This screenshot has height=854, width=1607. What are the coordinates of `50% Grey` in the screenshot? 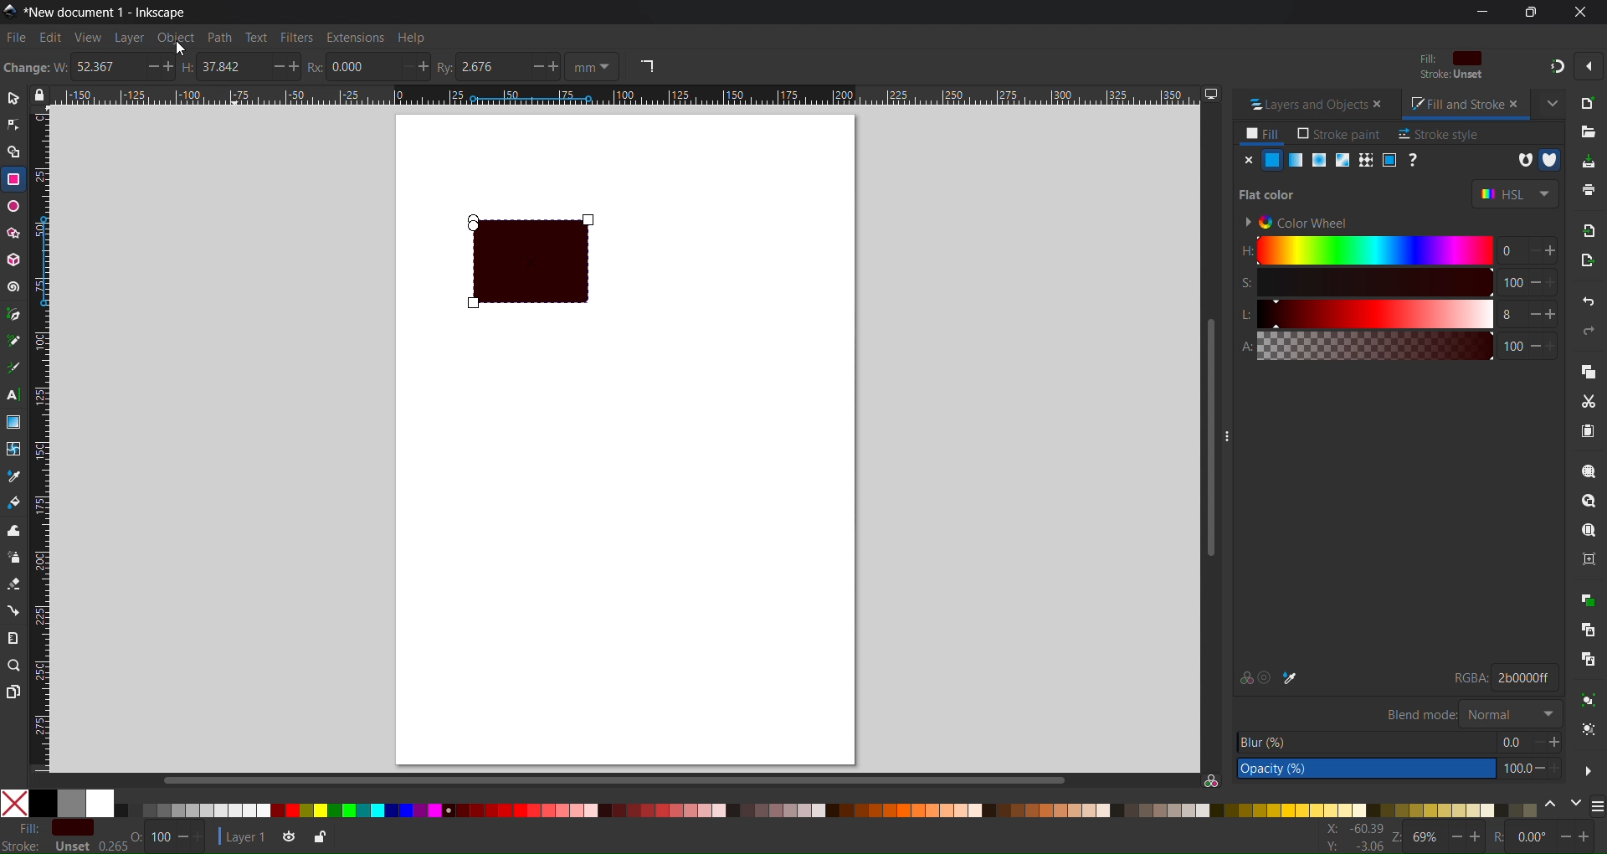 It's located at (73, 803).